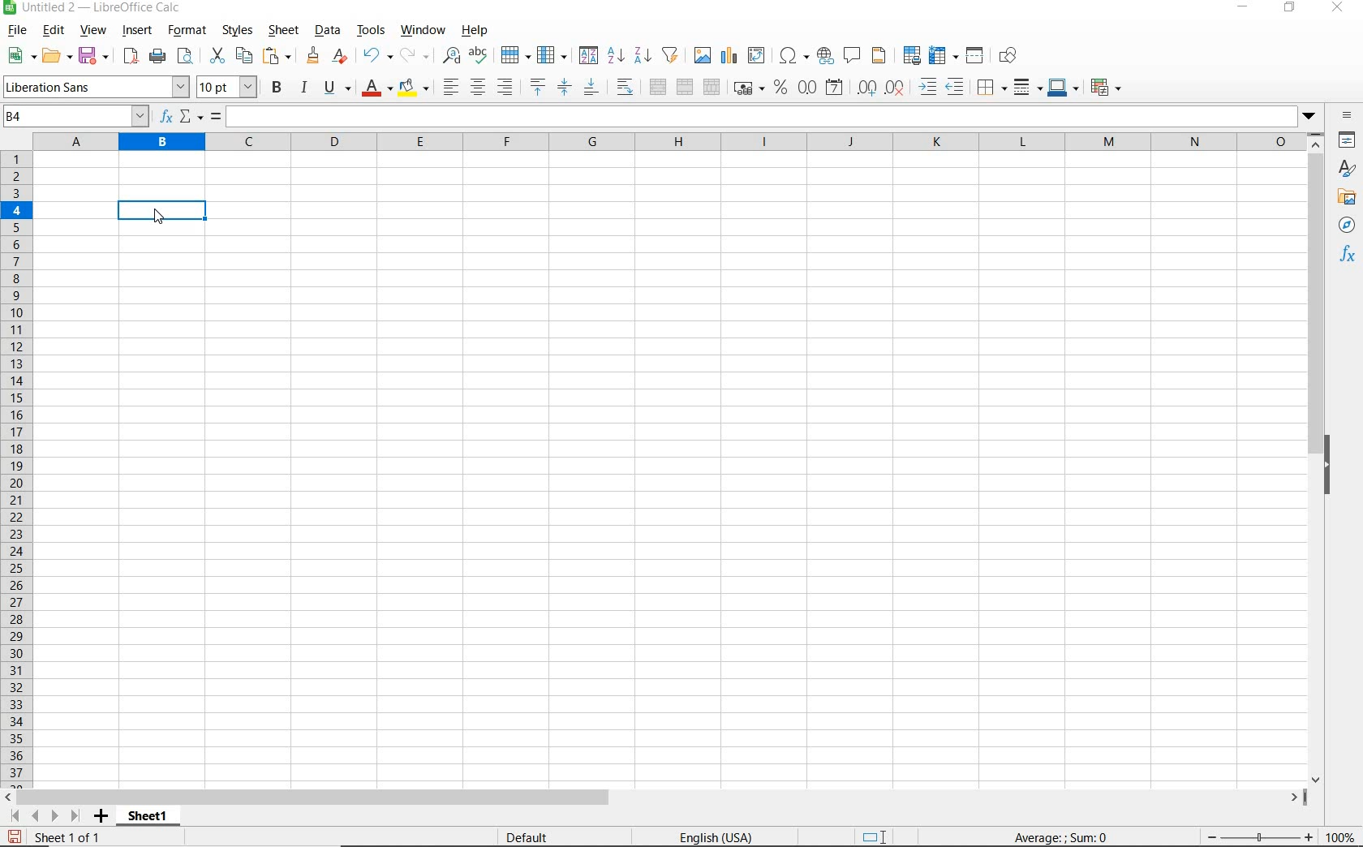 This screenshot has width=1363, height=847. What do you see at coordinates (377, 90) in the screenshot?
I see `font color` at bounding box center [377, 90].